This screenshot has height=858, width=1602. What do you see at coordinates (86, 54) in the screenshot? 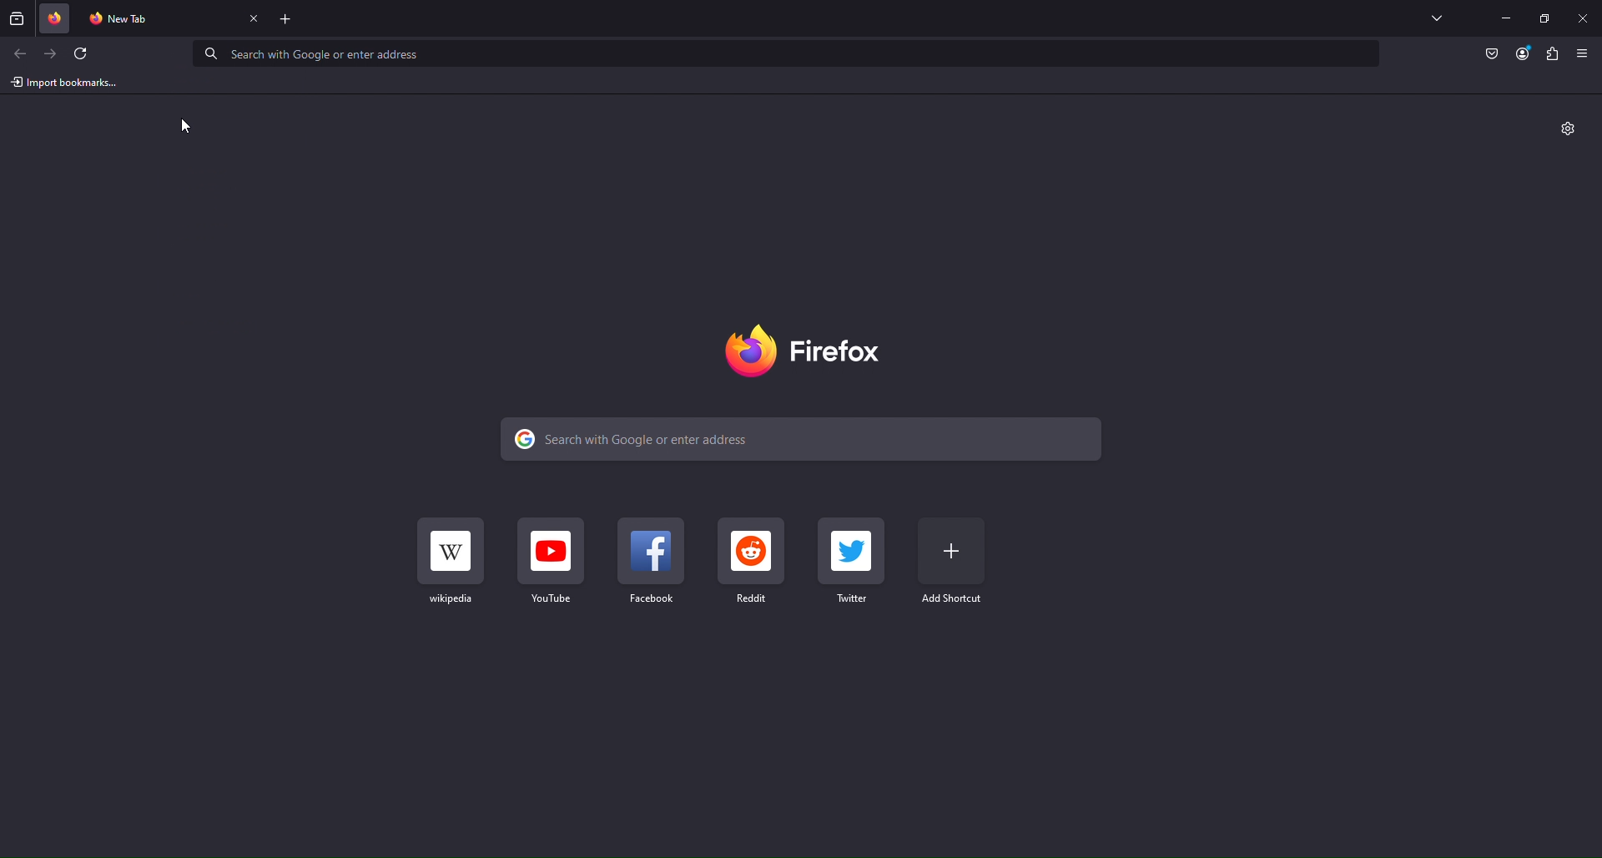
I see `Refresh` at bounding box center [86, 54].